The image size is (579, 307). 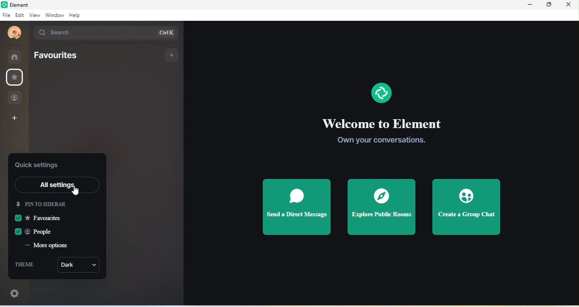 I want to click on window, so click(x=55, y=15).